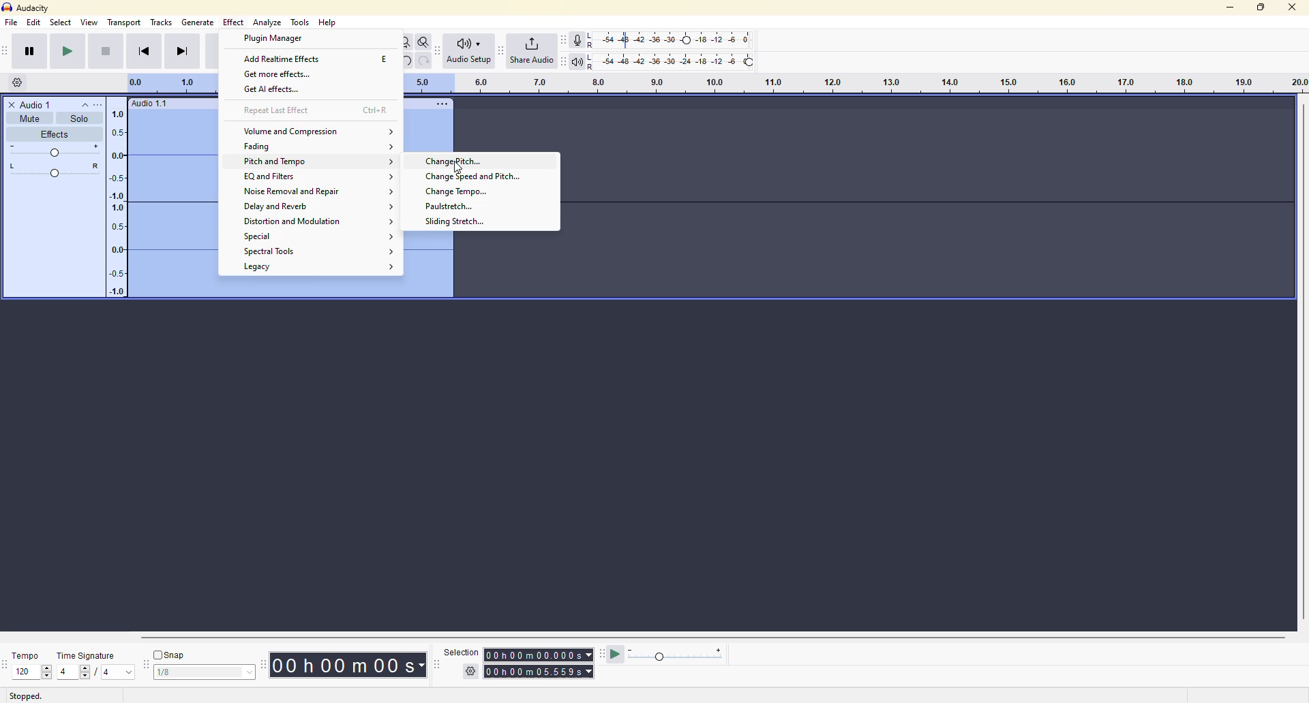 The image size is (1309, 703). I want to click on add realtime effects, so click(282, 59).